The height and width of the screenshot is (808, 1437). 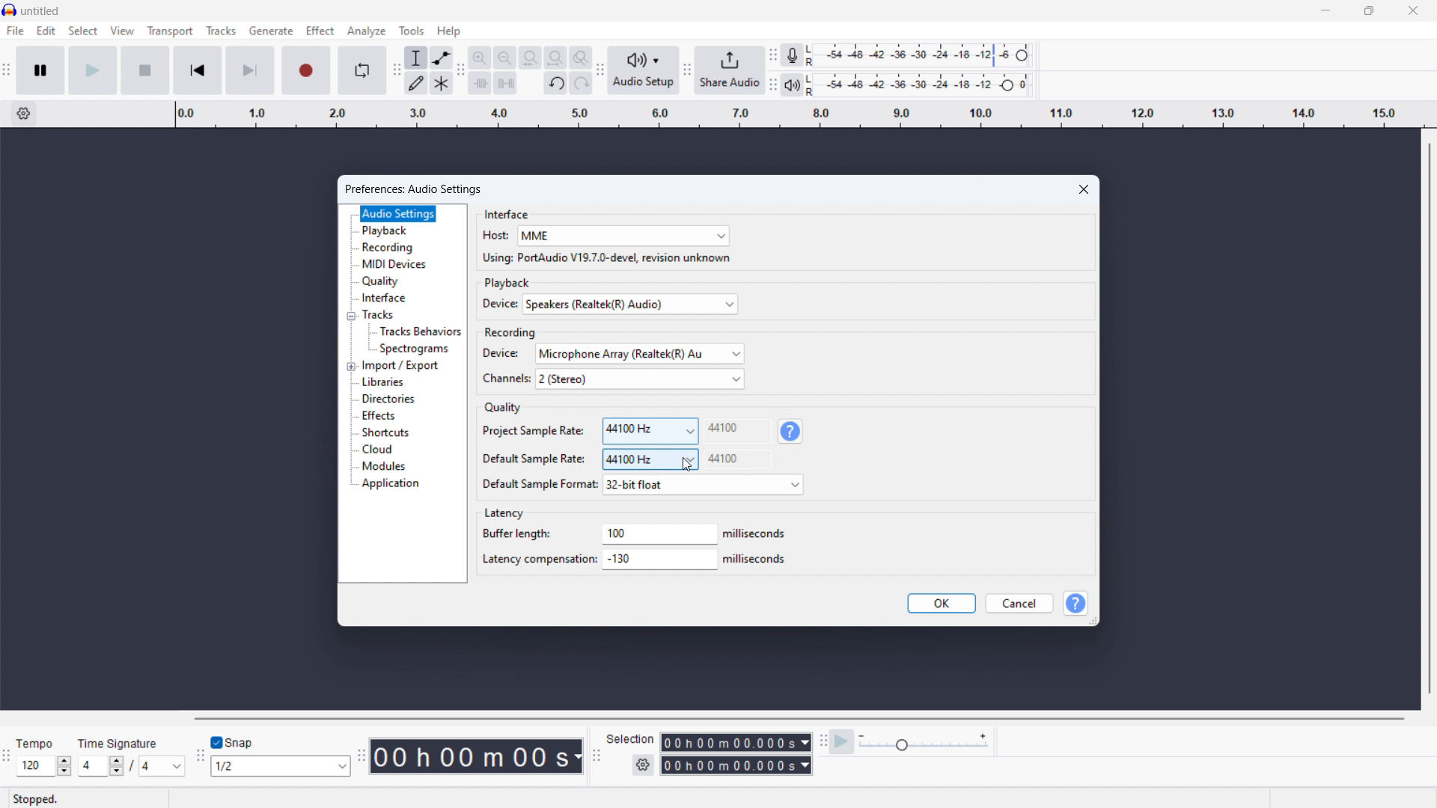 I want to click on cloud, so click(x=377, y=450).